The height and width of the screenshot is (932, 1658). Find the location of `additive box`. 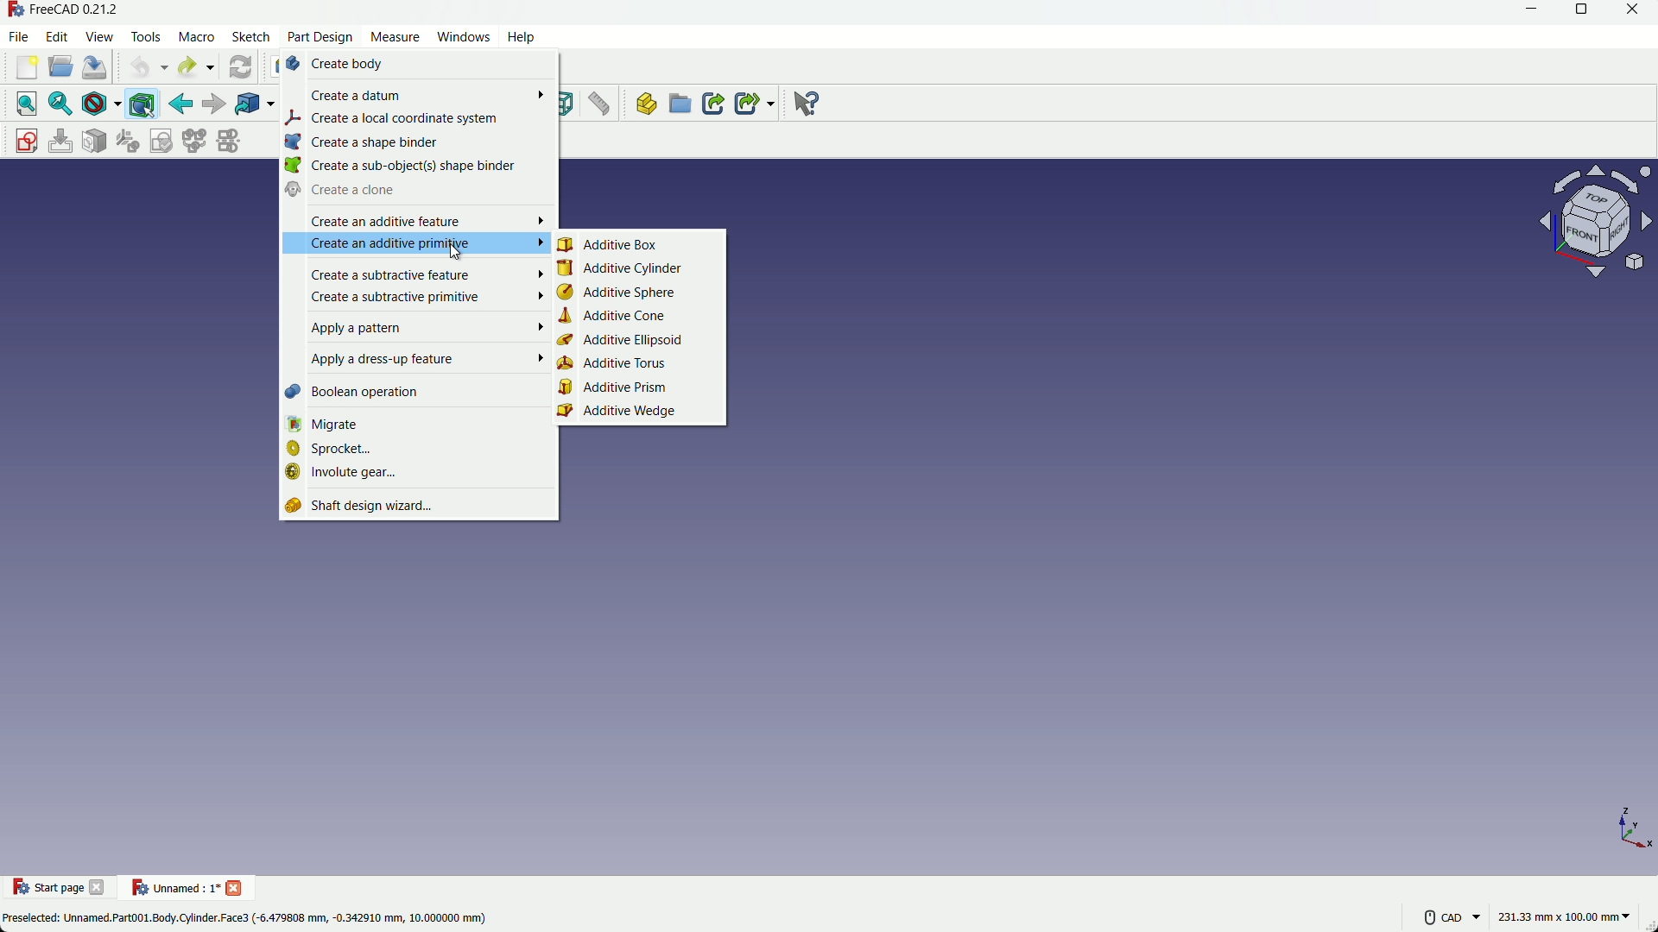

additive box is located at coordinates (646, 244).